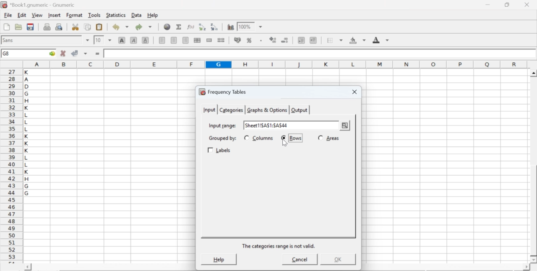  What do you see at coordinates (75, 15) in the screenshot?
I see `format` at bounding box center [75, 15].